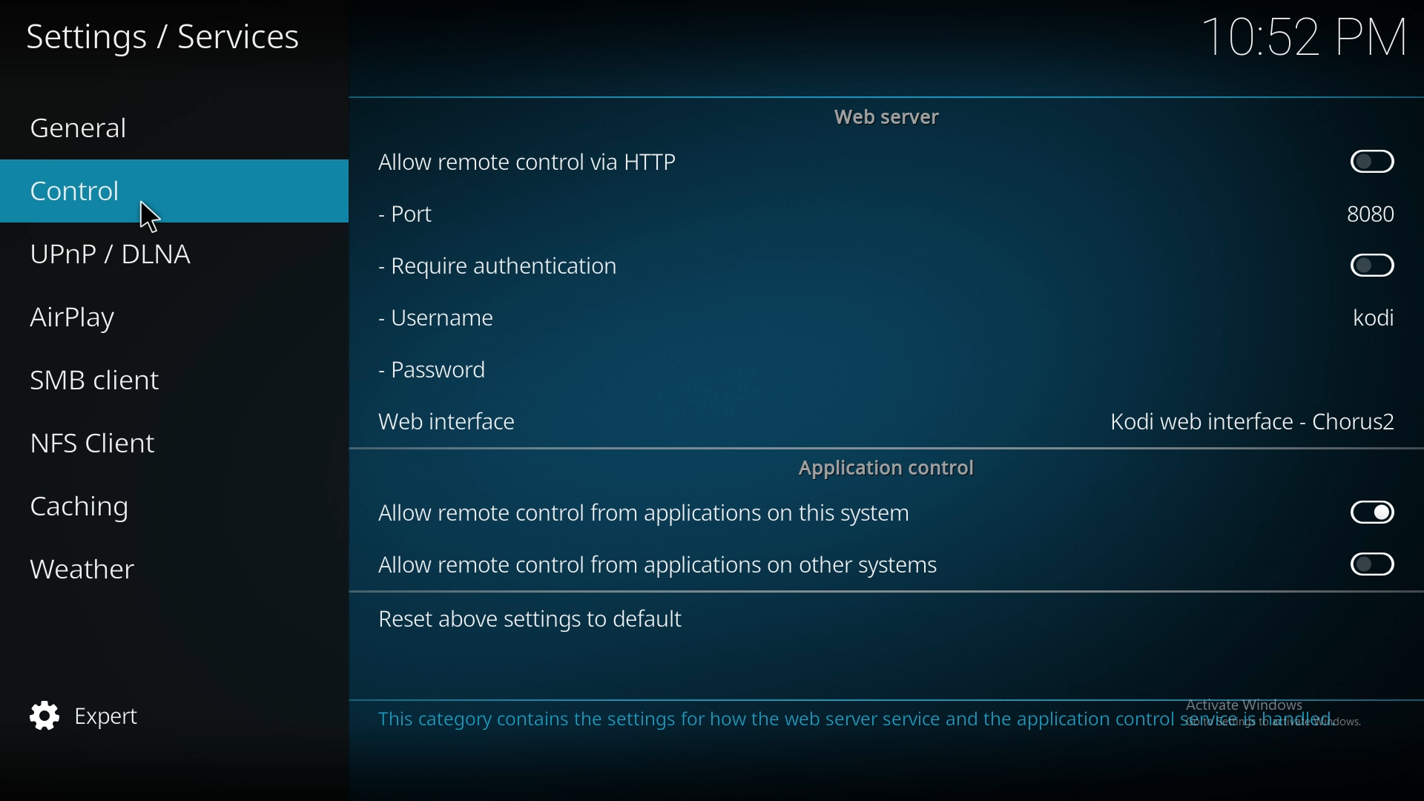 Image resolution: width=1424 pixels, height=801 pixels. Describe the element at coordinates (535, 620) in the screenshot. I see `reset` at that location.